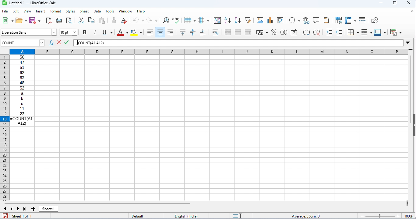  What do you see at coordinates (160, 32) in the screenshot?
I see `align center` at bounding box center [160, 32].